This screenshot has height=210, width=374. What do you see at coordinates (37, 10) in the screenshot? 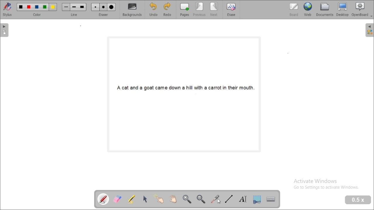
I see `color` at bounding box center [37, 10].